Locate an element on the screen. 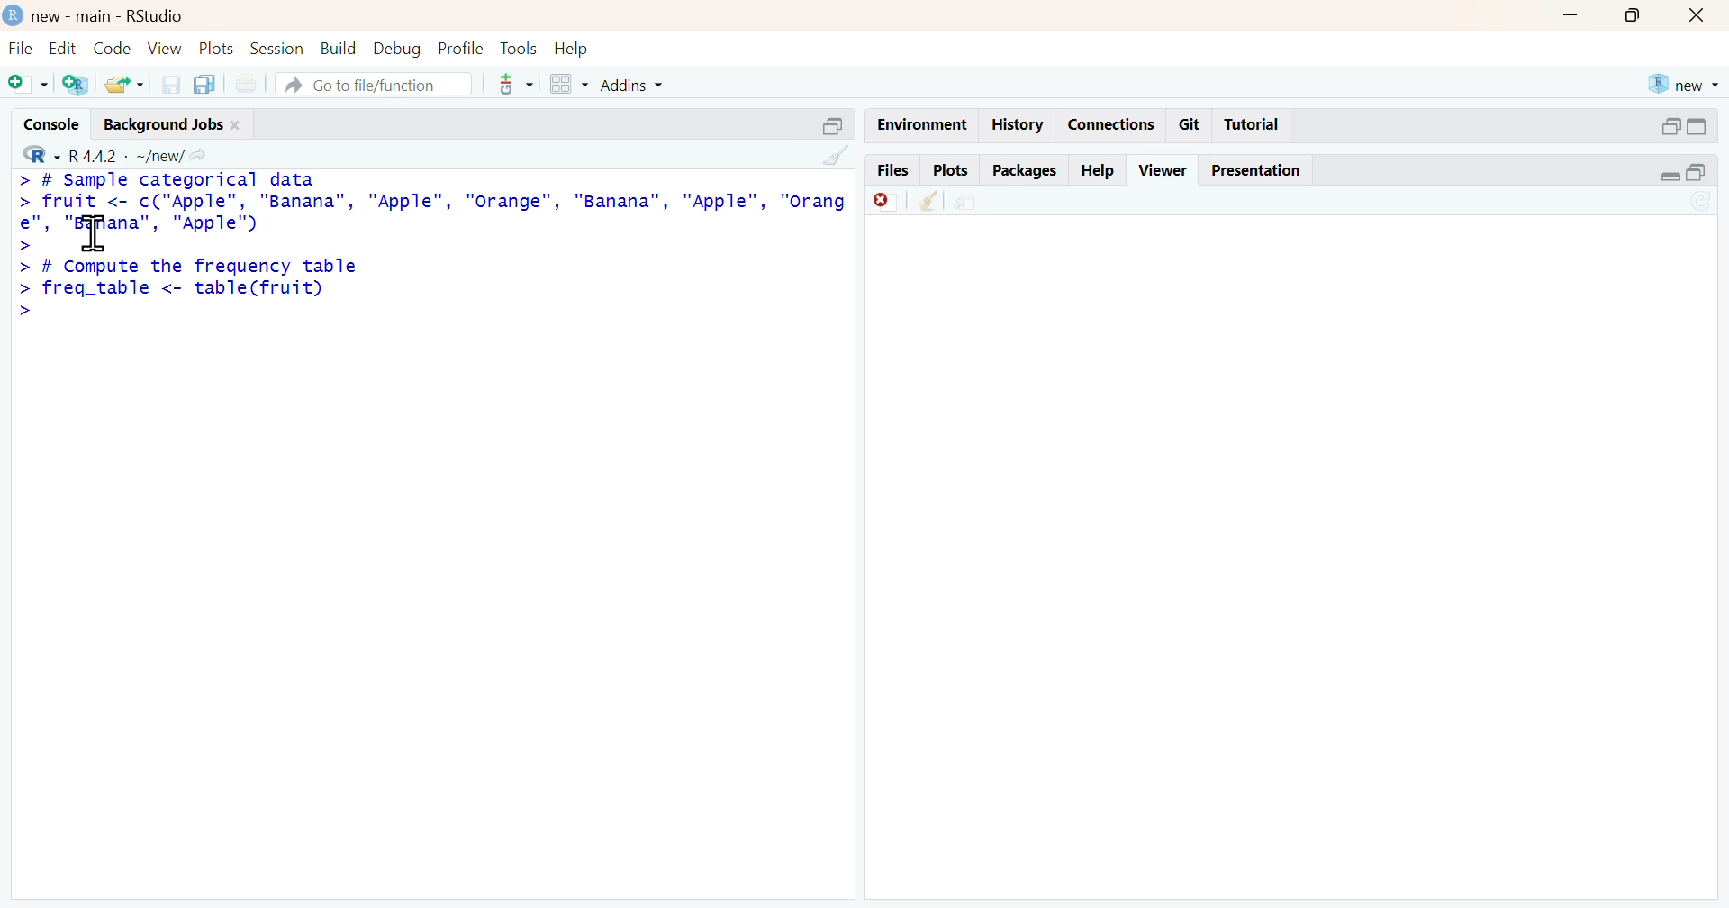 This screenshot has width=1729, height=908. help is located at coordinates (1100, 170).